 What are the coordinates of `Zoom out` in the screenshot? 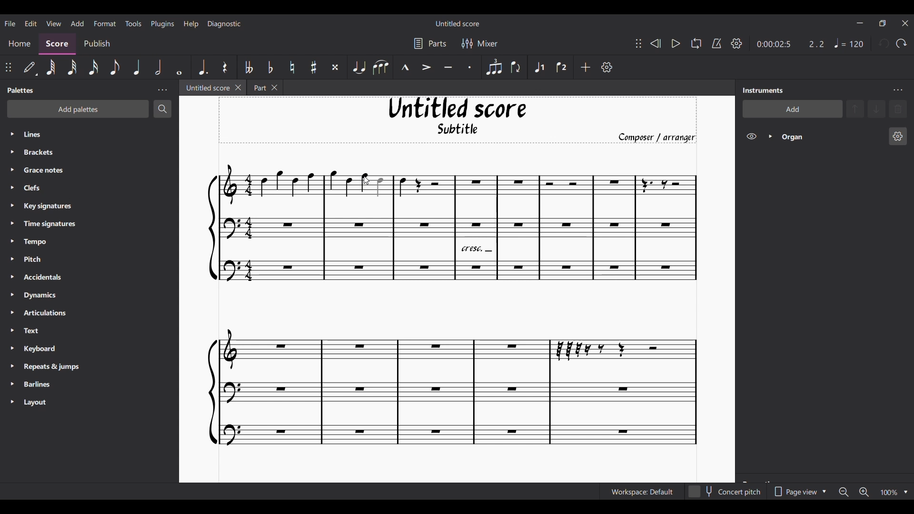 It's located at (844, 492).